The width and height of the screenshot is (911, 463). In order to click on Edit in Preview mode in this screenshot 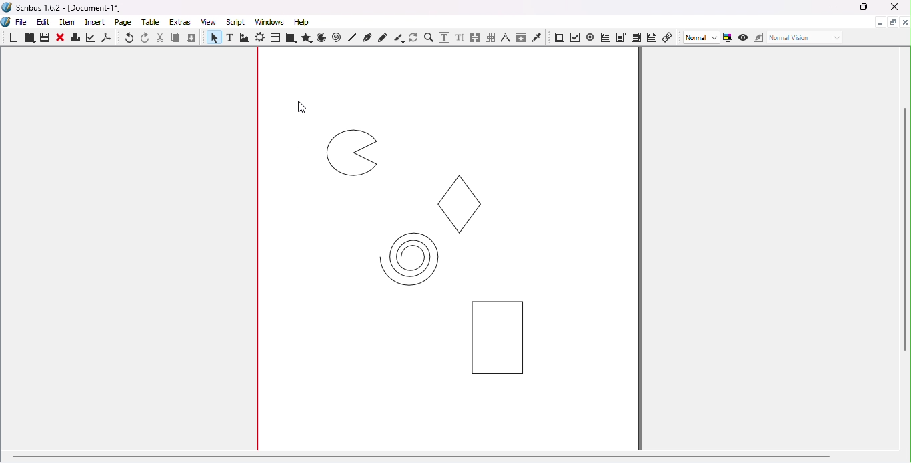, I will do `click(758, 37)`.